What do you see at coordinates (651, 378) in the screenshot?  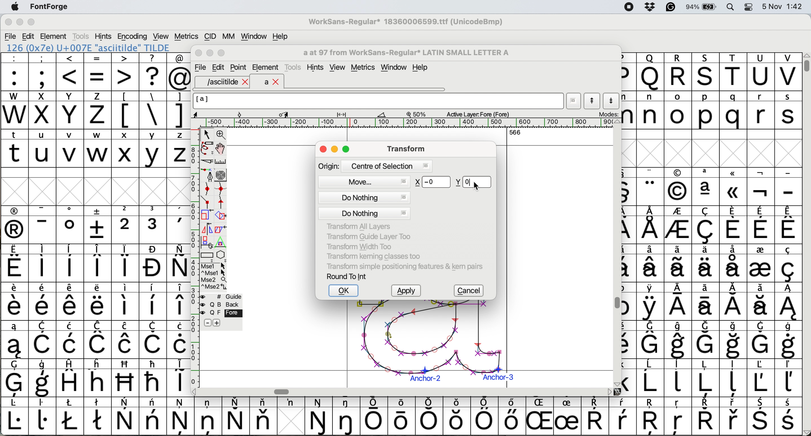 I see `symbol` at bounding box center [651, 378].